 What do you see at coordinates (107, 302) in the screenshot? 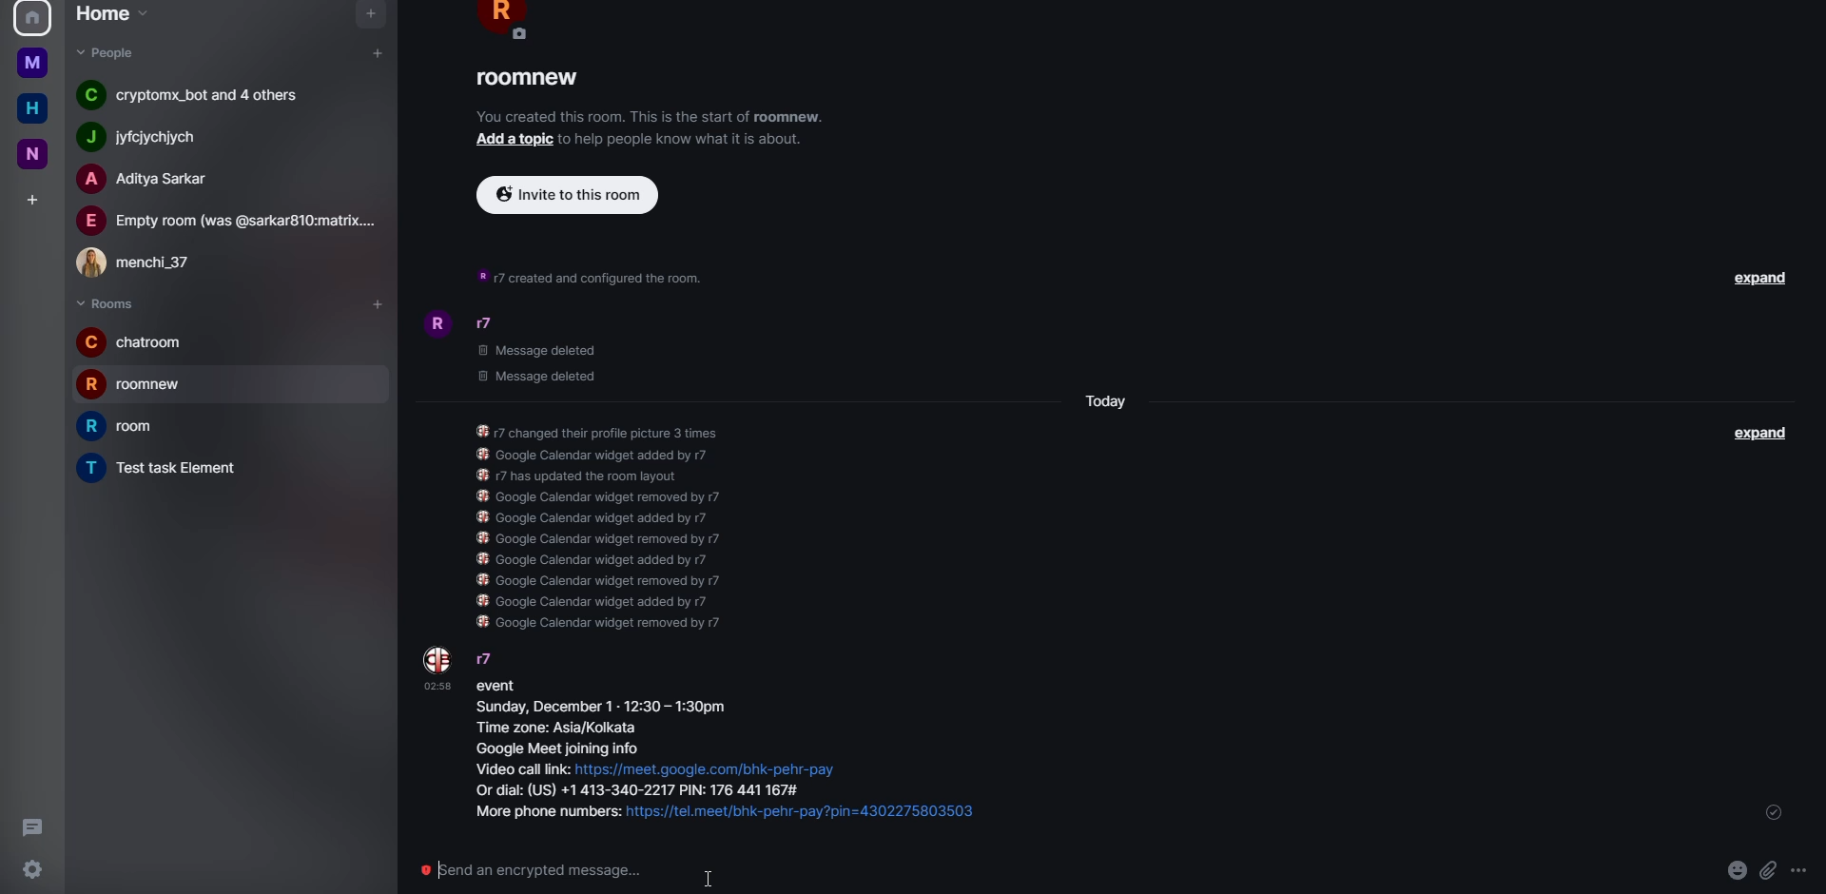
I see `rooms` at bounding box center [107, 302].